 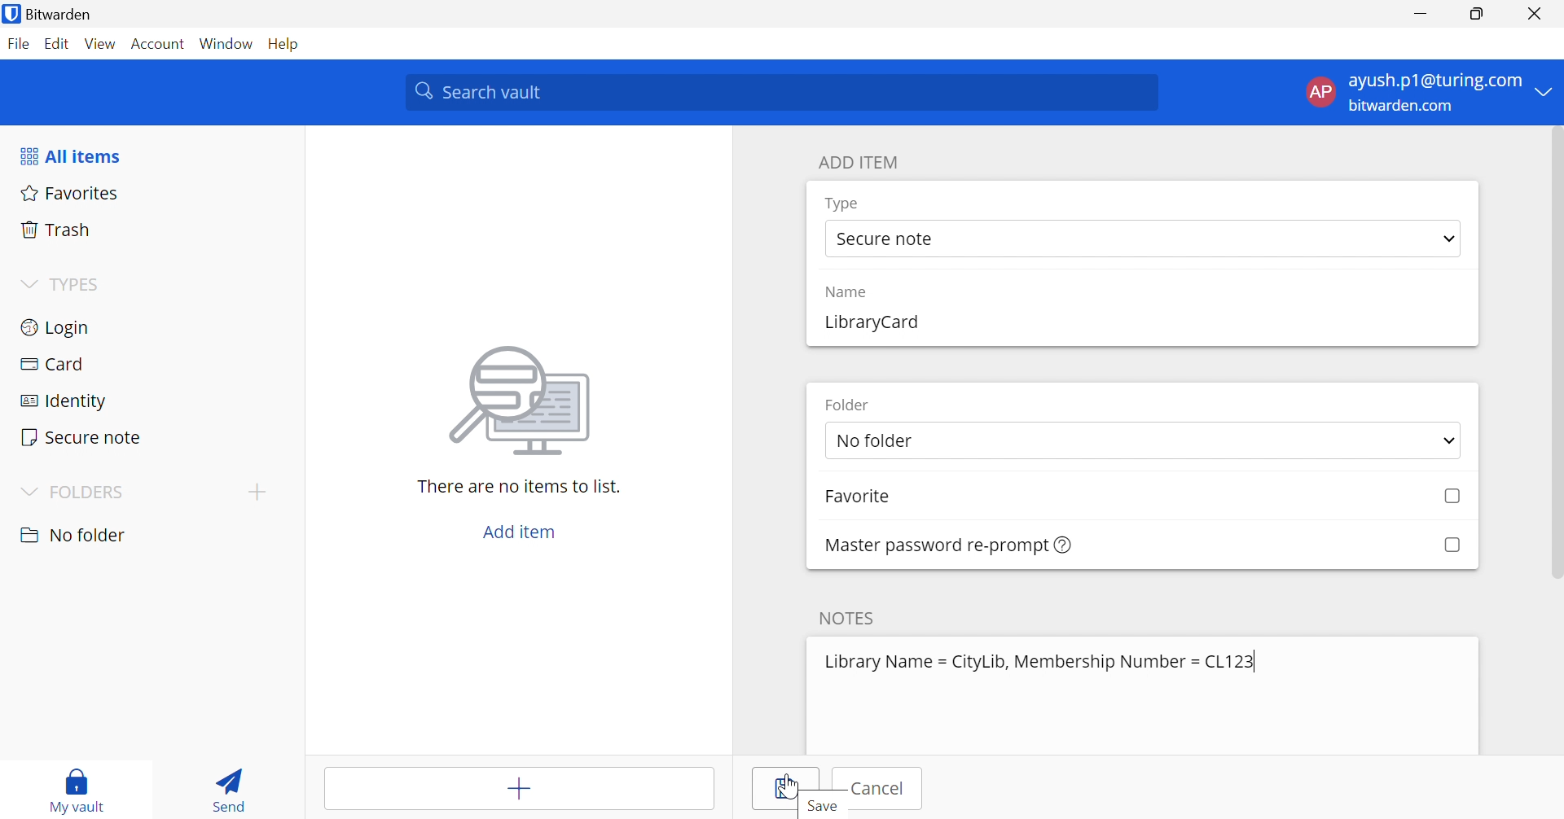 I want to click on select folder, so click(x=1143, y=440).